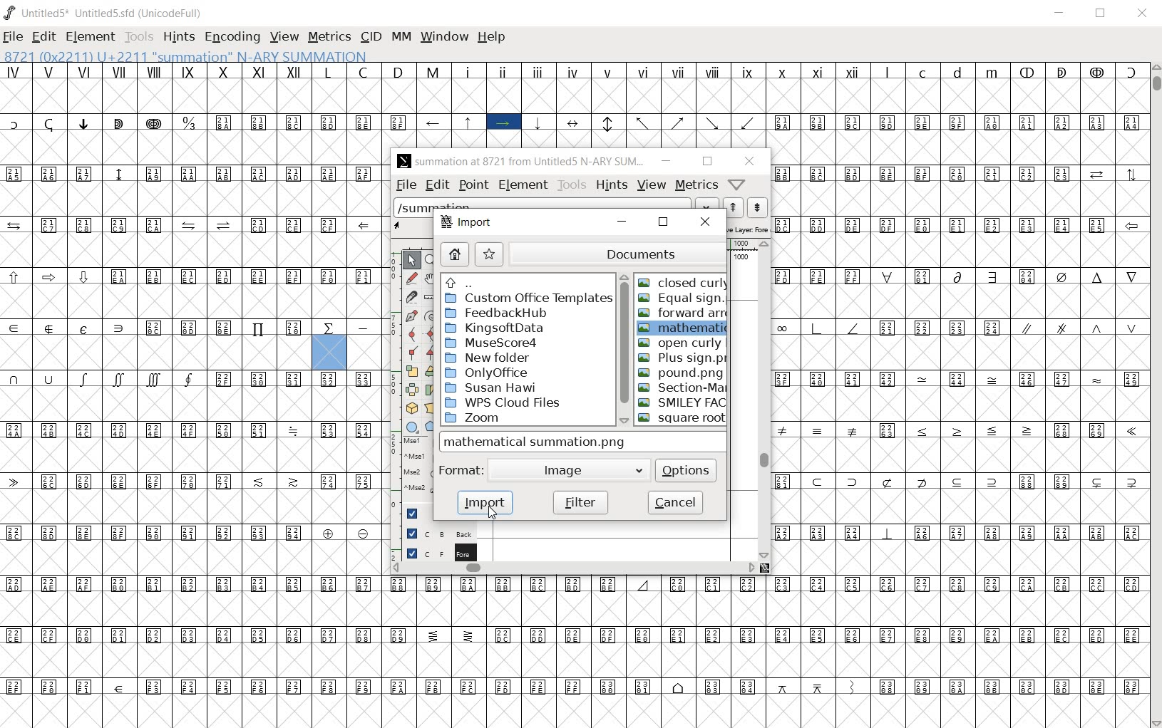 This screenshot has height=728, width=1162. Describe the element at coordinates (572, 184) in the screenshot. I see `tools` at that location.